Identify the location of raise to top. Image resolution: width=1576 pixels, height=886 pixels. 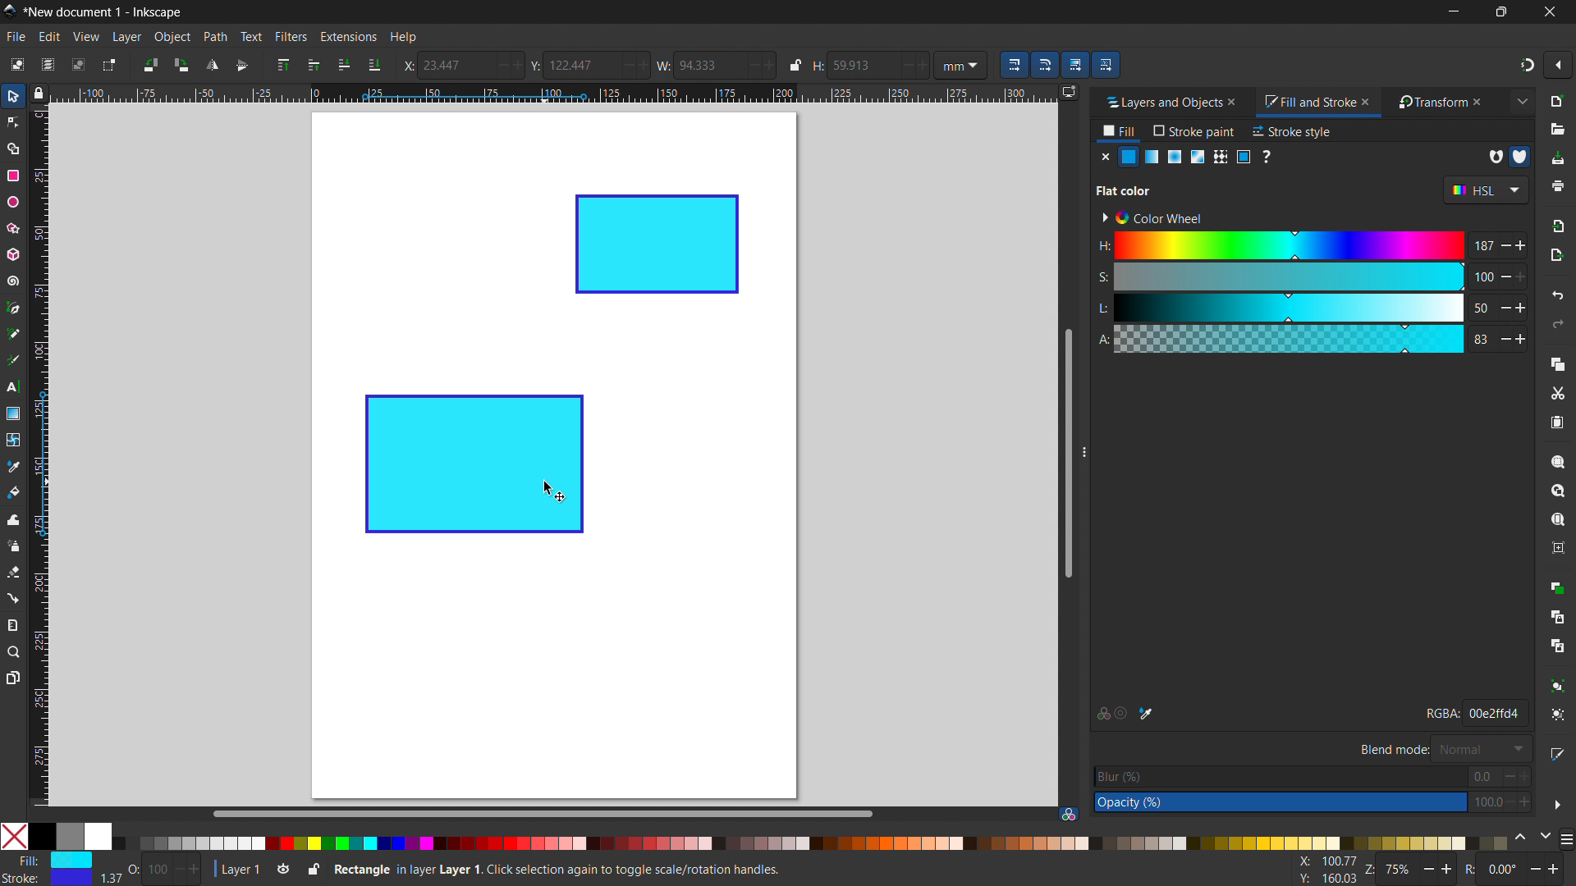
(283, 65).